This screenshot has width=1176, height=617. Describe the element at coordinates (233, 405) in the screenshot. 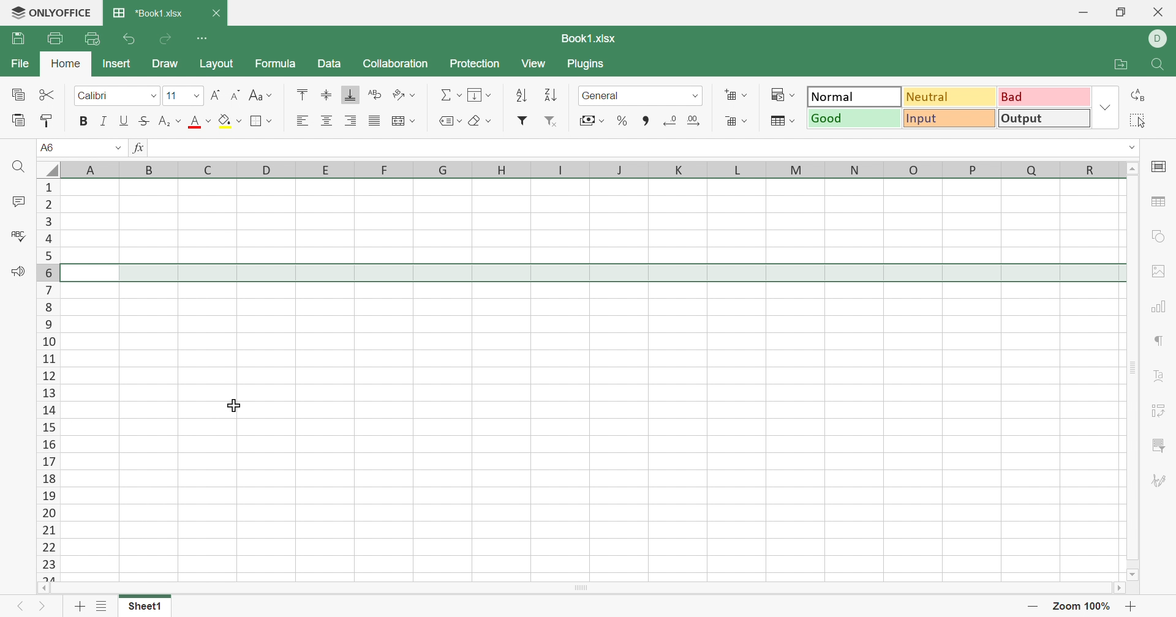

I see `Cursor` at that location.